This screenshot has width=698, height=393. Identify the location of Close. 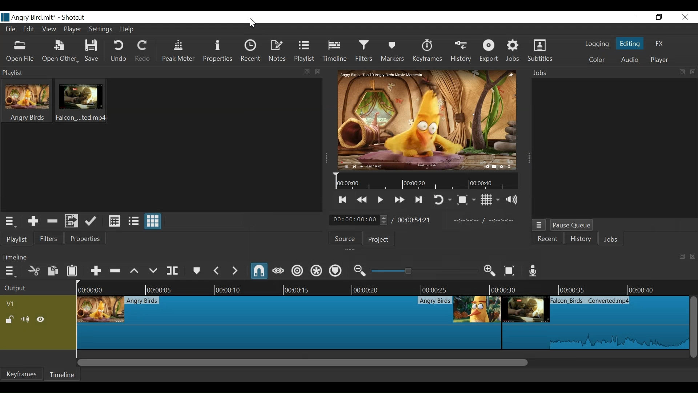
(684, 17).